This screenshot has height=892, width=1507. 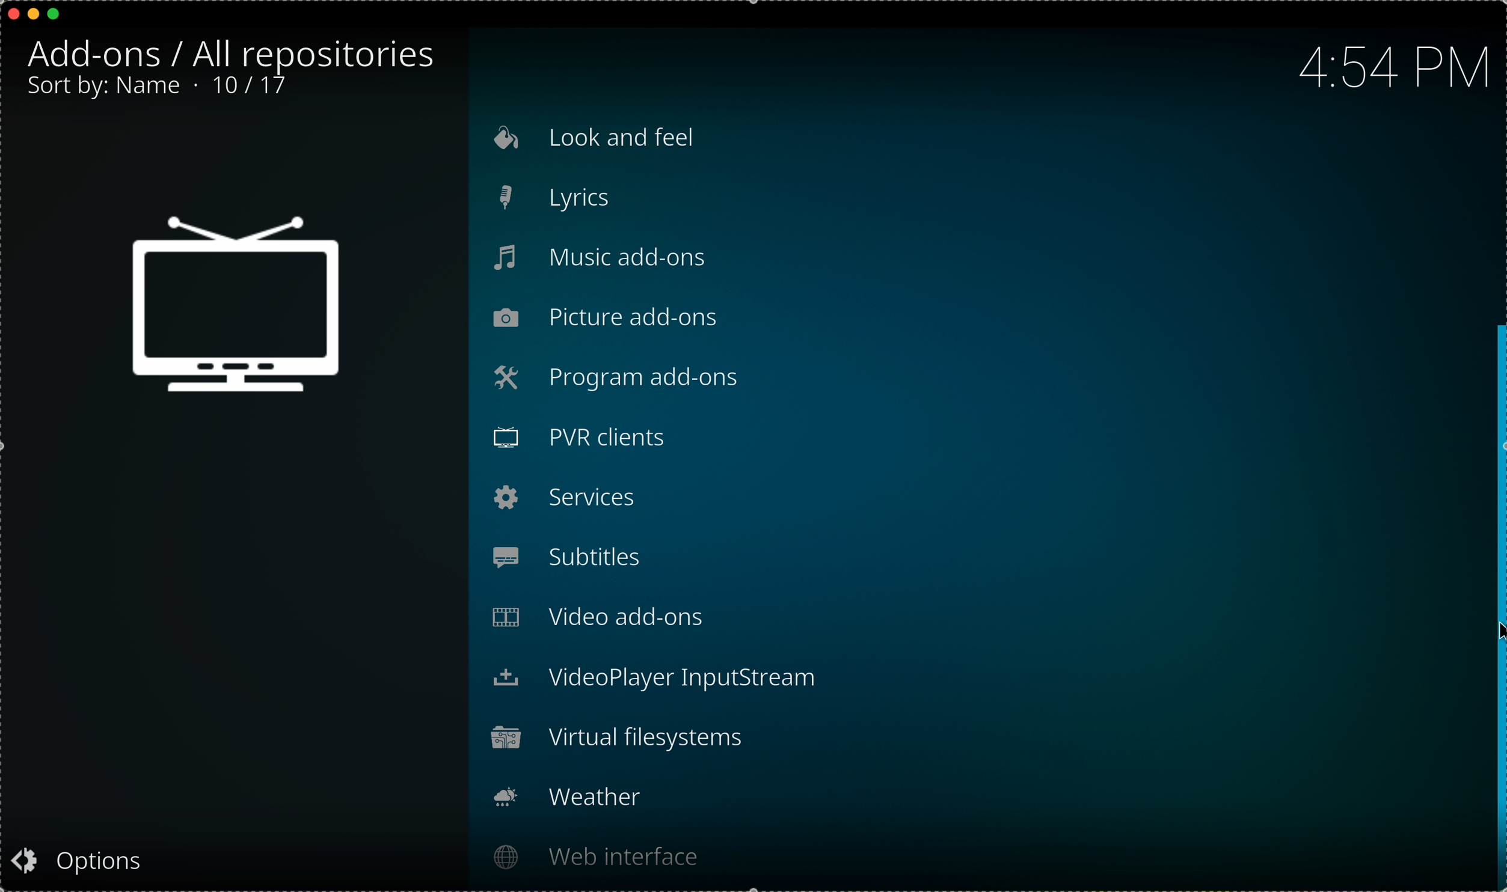 What do you see at coordinates (1391, 64) in the screenshot?
I see `hour` at bounding box center [1391, 64].